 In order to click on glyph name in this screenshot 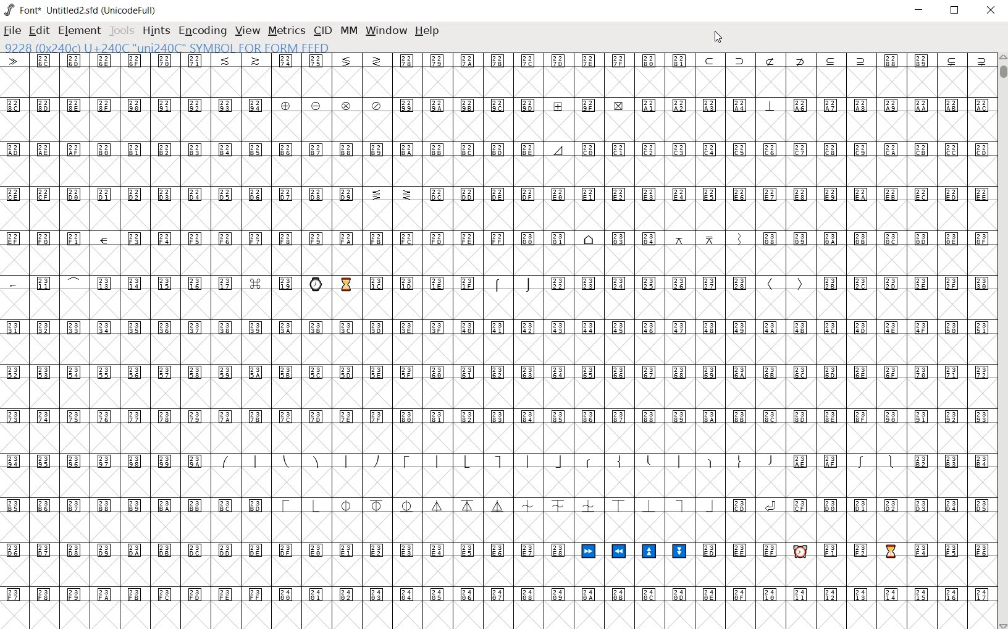, I will do `click(167, 47)`.